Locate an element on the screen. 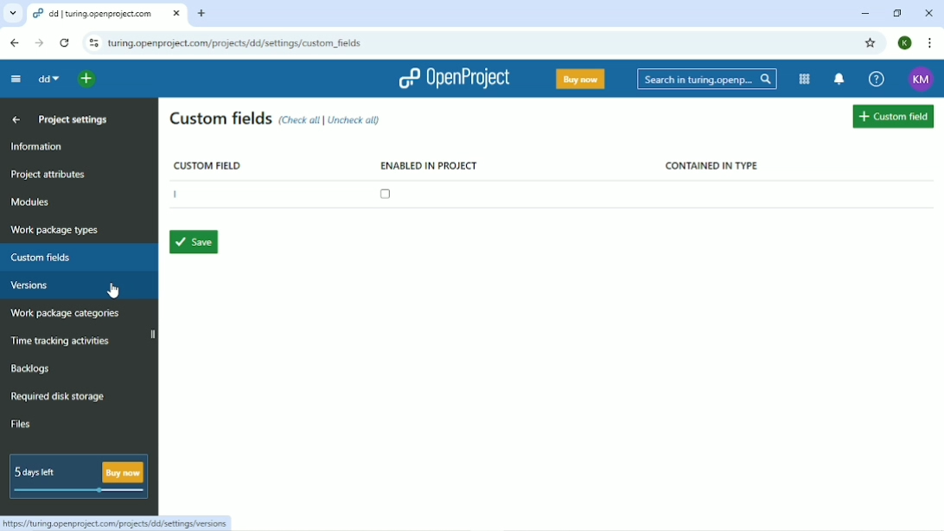 The height and width of the screenshot is (531, 944). Site is located at coordinates (239, 42).